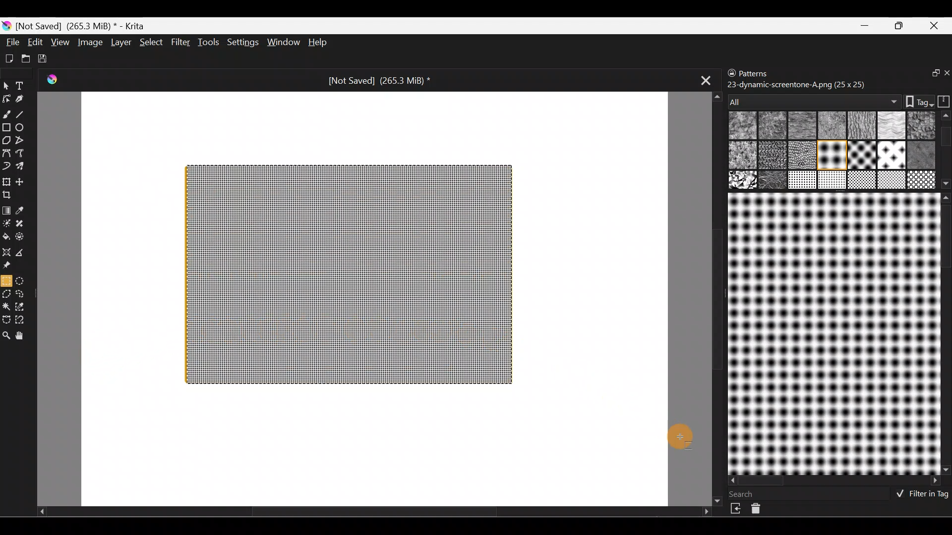  Describe the element at coordinates (737, 509) in the screenshot. I see `Import resource` at that location.